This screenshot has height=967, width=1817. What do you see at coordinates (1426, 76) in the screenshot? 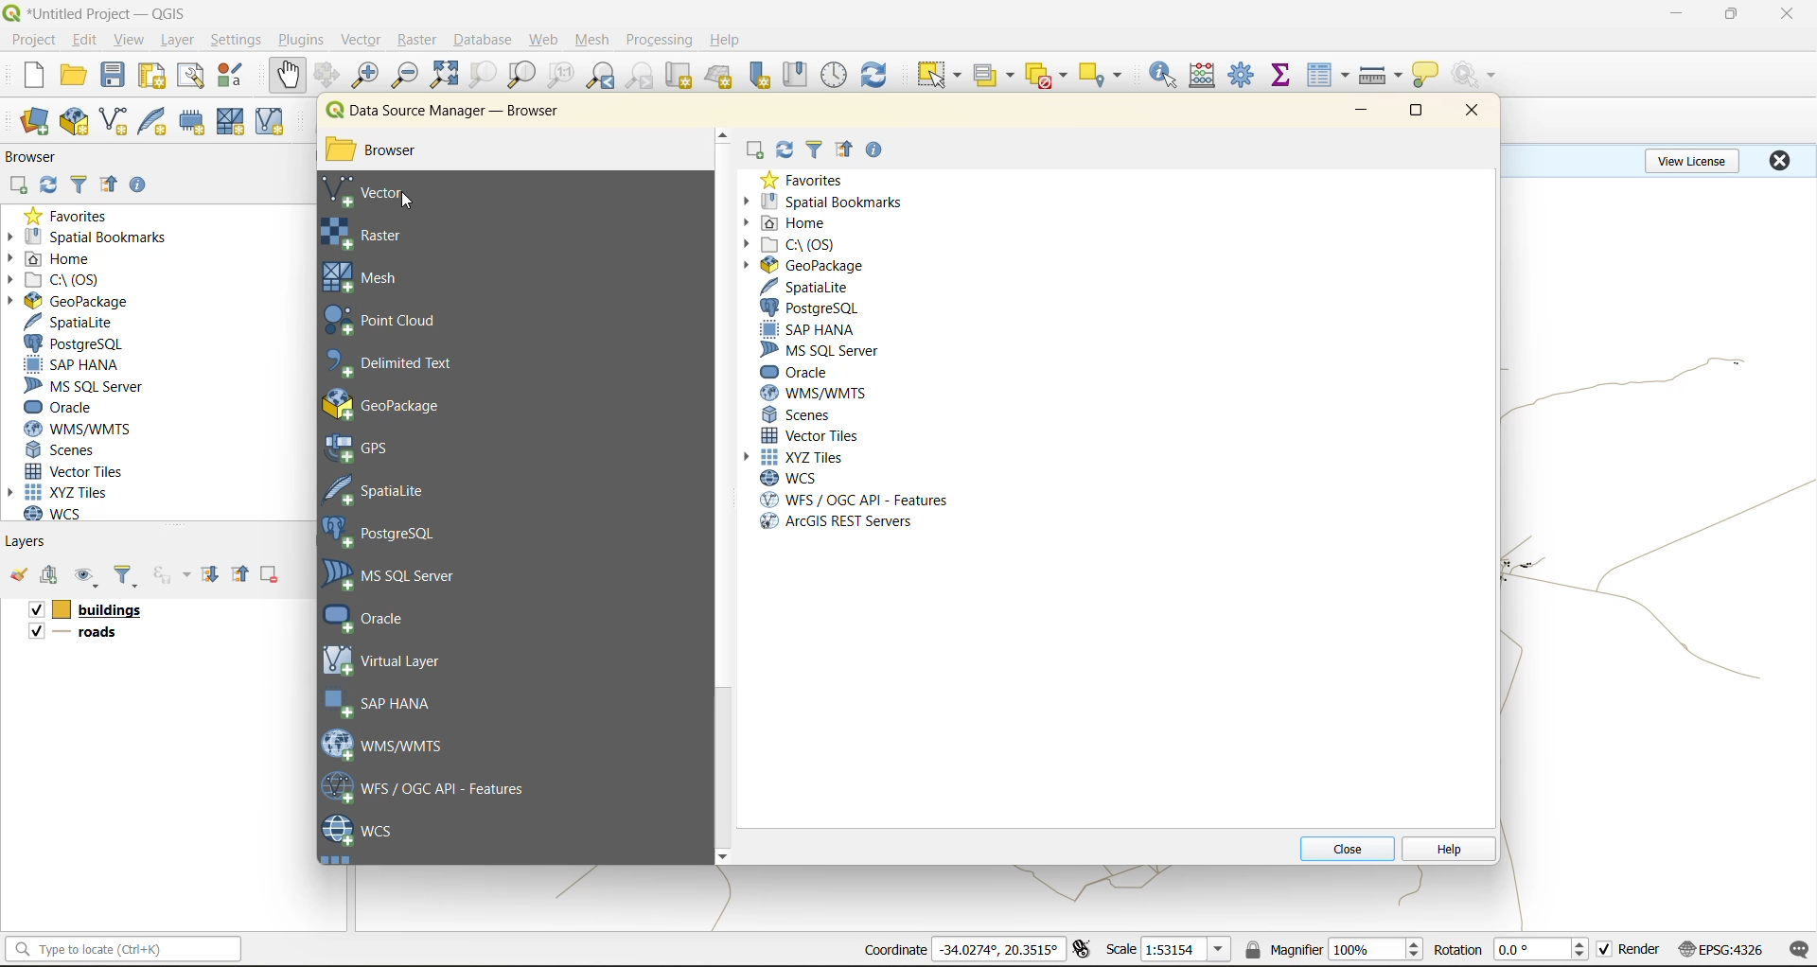
I see `show tips` at bounding box center [1426, 76].